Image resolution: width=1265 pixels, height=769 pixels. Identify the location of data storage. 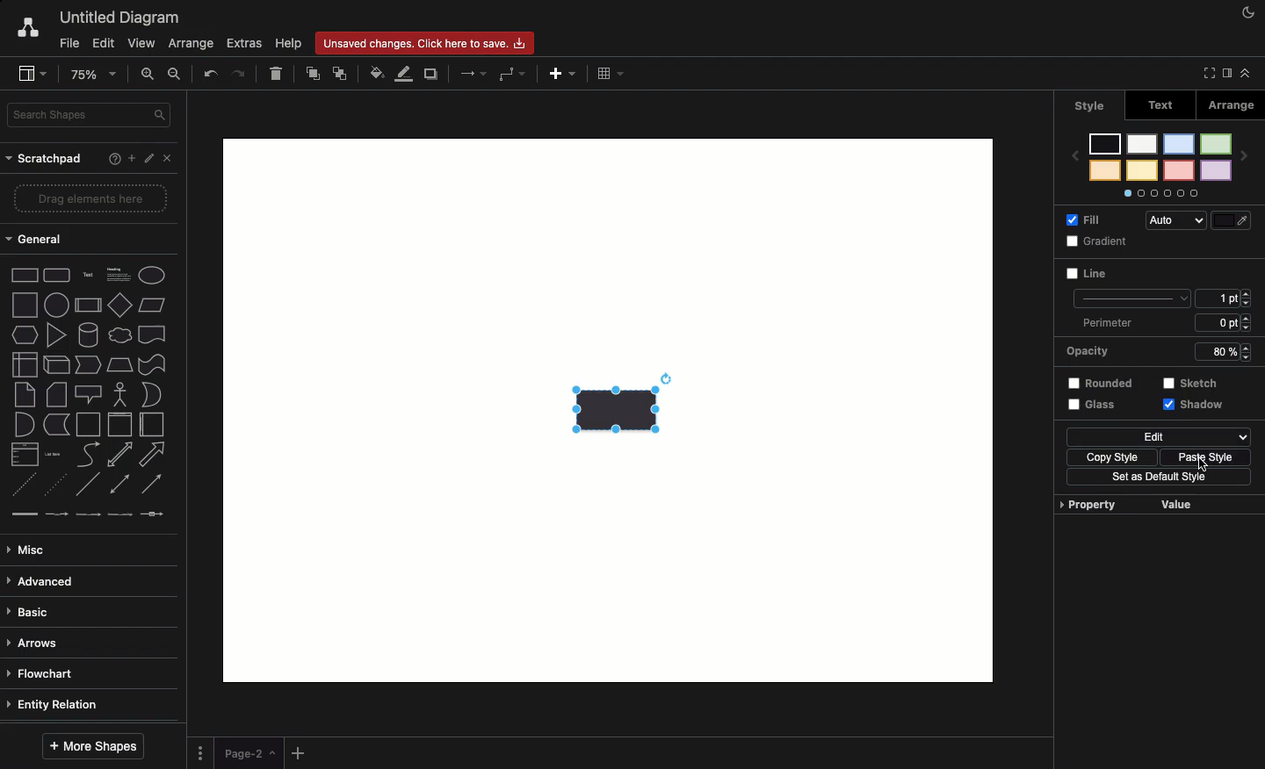
(57, 425).